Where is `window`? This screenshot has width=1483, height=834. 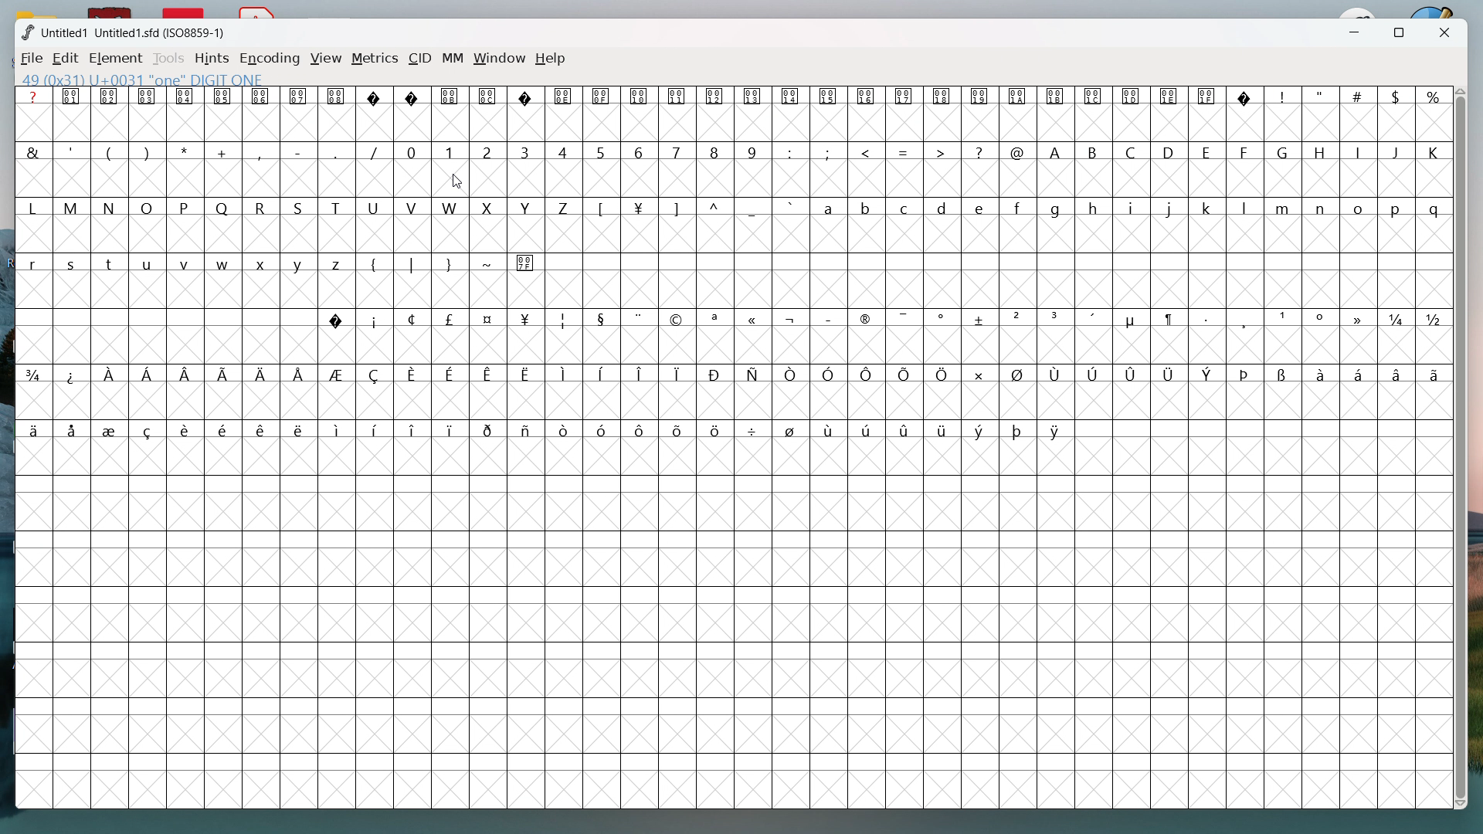
window is located at coordinates (501, 59).